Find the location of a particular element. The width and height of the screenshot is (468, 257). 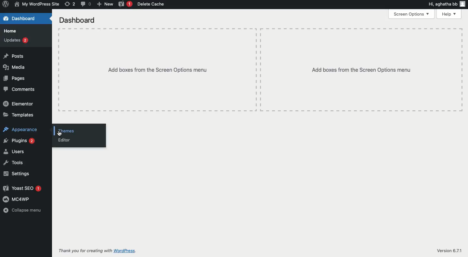

Themes is located at coordinates (64, 131).